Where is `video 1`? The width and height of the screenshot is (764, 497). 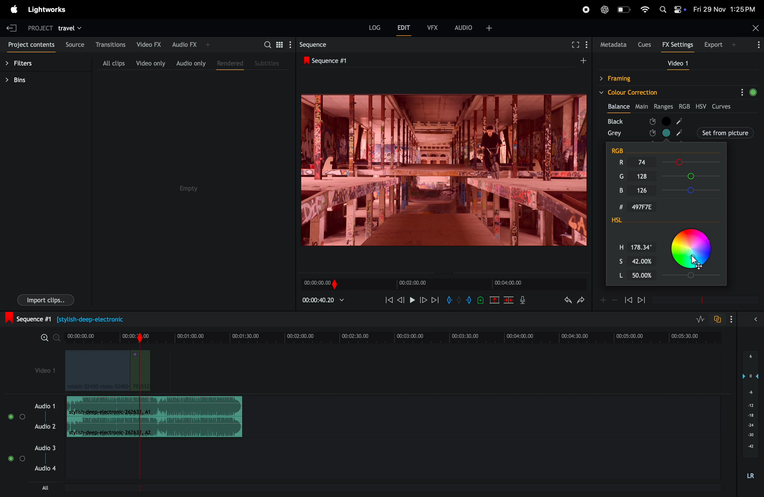
video 1 is located at coordinates (675, 63).